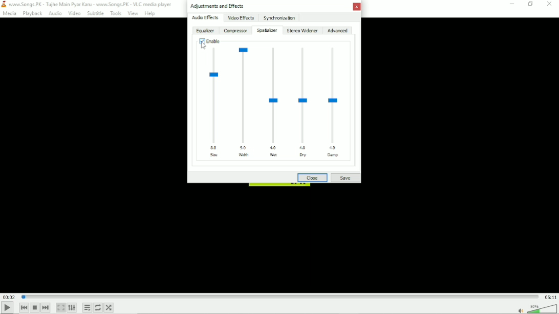 Image resolution: width=559 pixels, height=314 pixels. Describe the element at coordinates (205, 31) in the screenshot. I see `Equalizer` at that location.